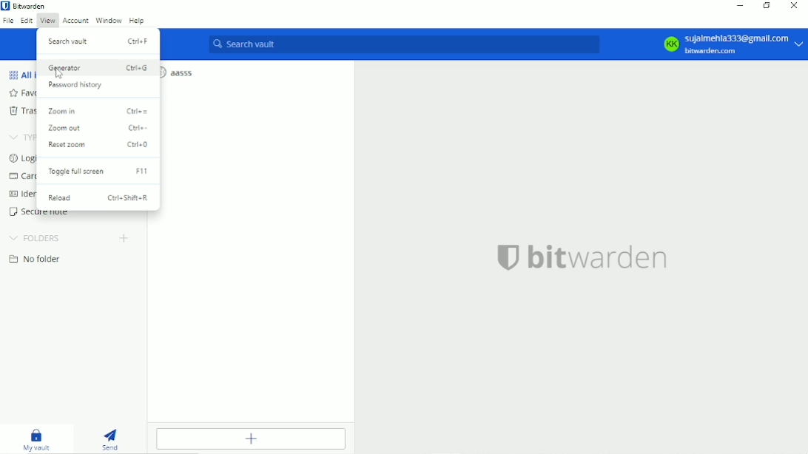  I want to click on Folders, so click(35, 237).